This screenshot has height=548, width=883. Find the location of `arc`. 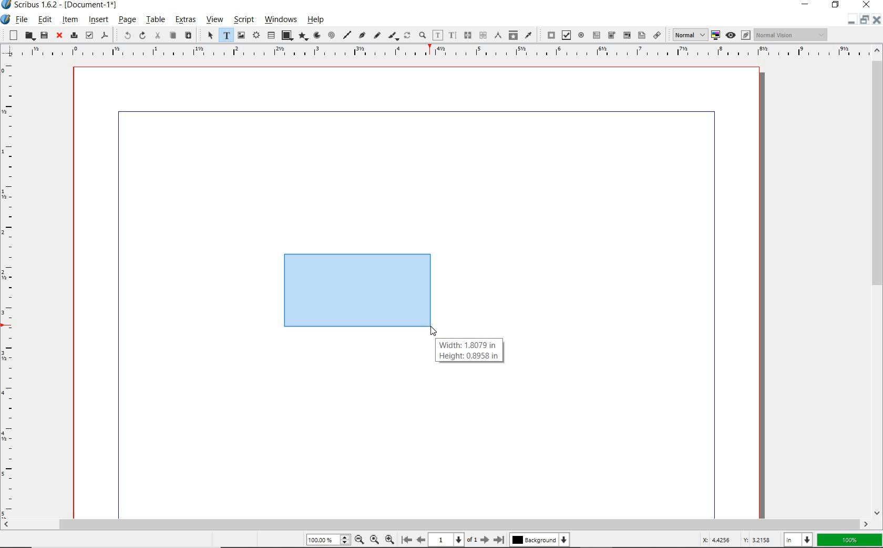

arc is located at coordinates (317, 35).